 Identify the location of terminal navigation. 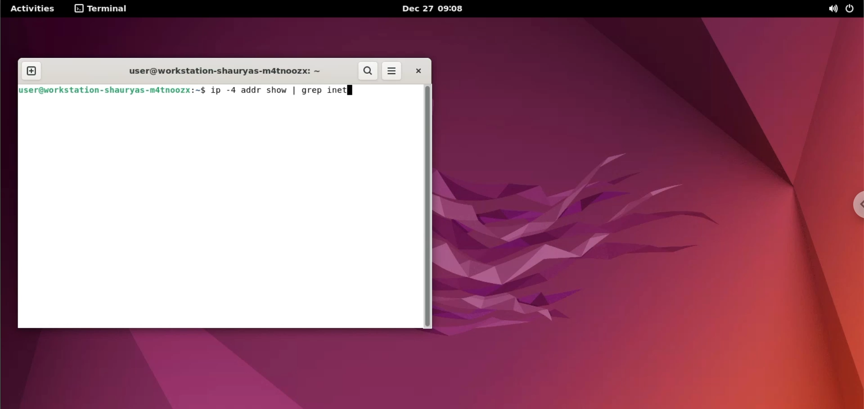
(107, 9).